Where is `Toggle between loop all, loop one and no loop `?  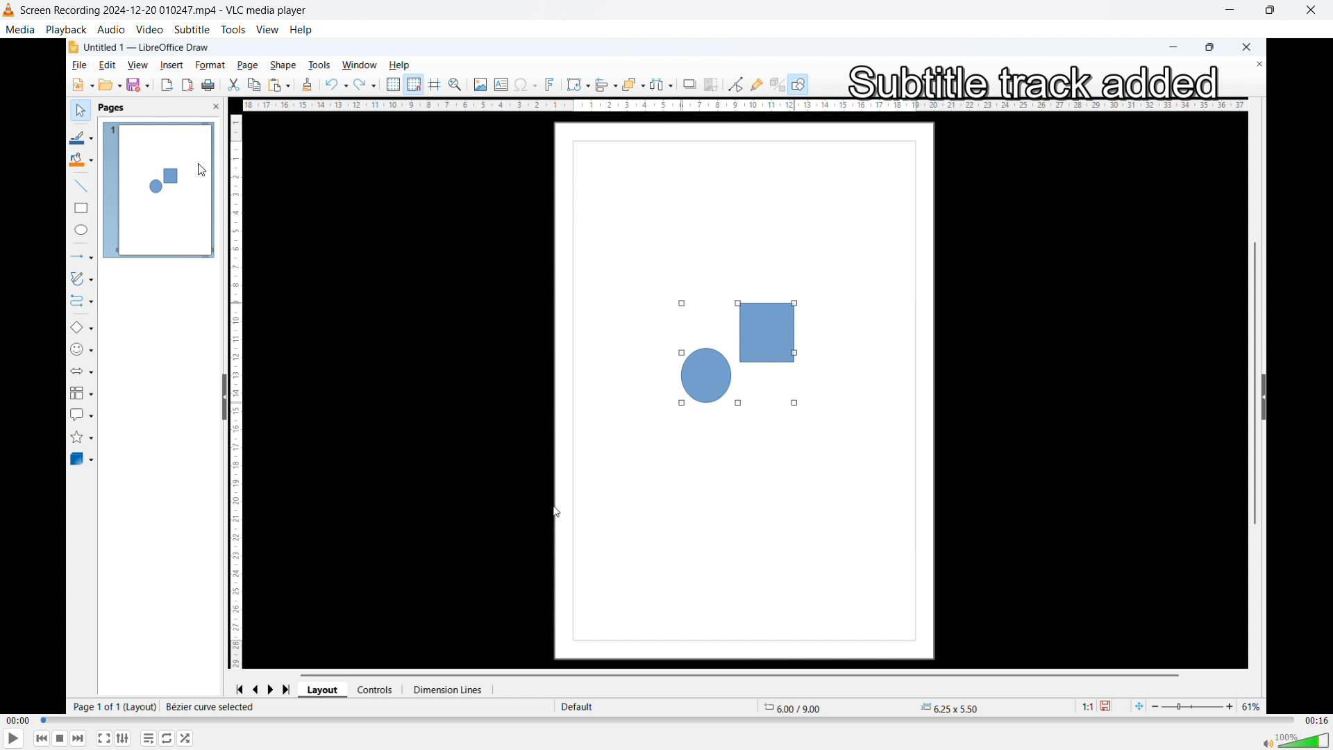
Toggle between loop all, loop one and no loop  is located at coordinates (168, 738).